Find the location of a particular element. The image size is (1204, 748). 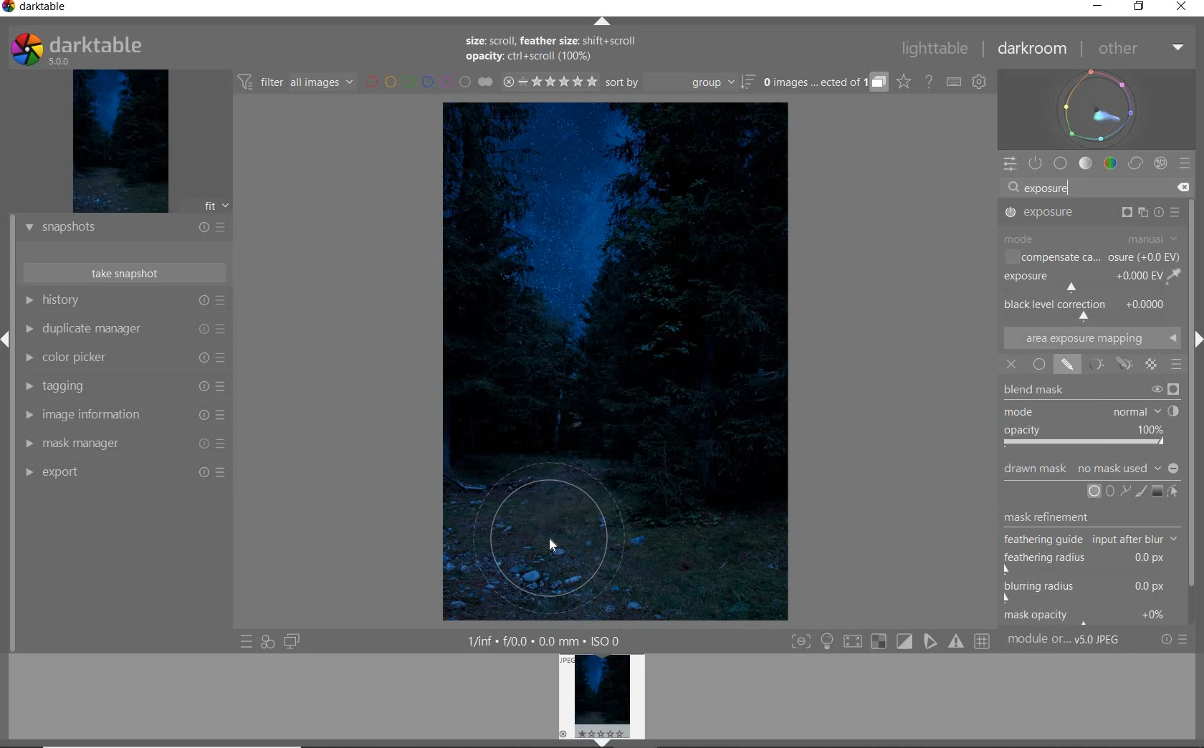

OFF is located at coordinates (1011, 365).